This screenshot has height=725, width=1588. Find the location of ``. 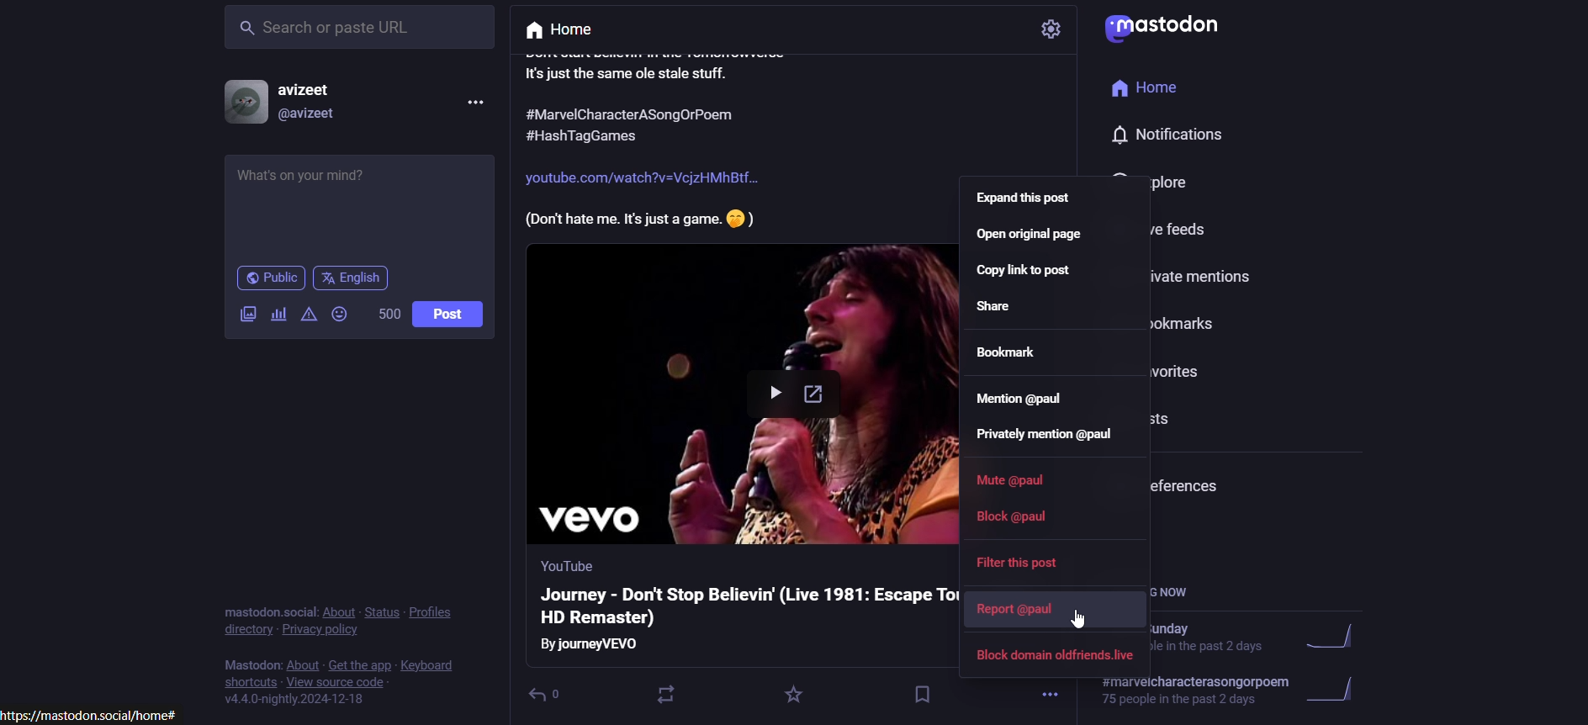

 is located at coordinates (564, 565).